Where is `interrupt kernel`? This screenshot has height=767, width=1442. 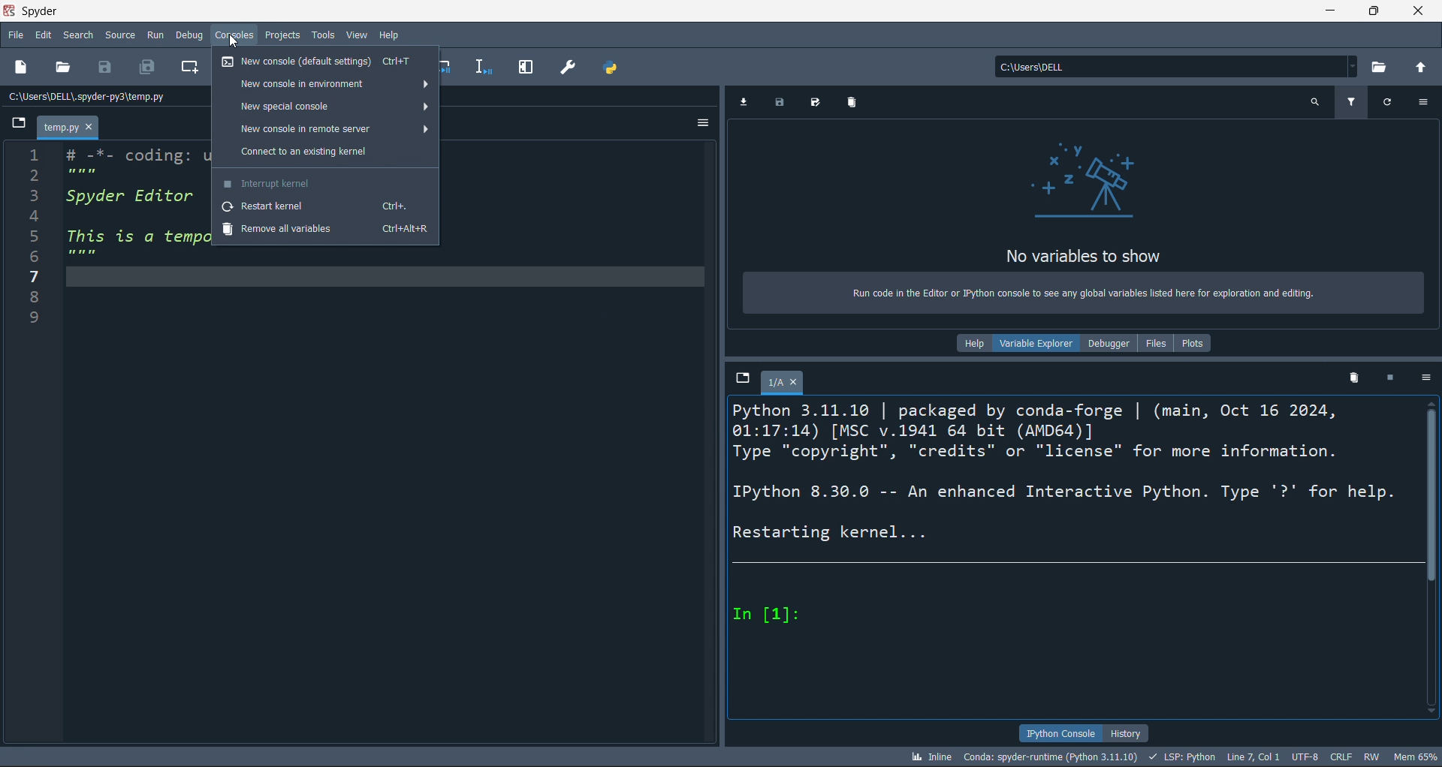
interrupt kernel is located at coordinates (324, 183).